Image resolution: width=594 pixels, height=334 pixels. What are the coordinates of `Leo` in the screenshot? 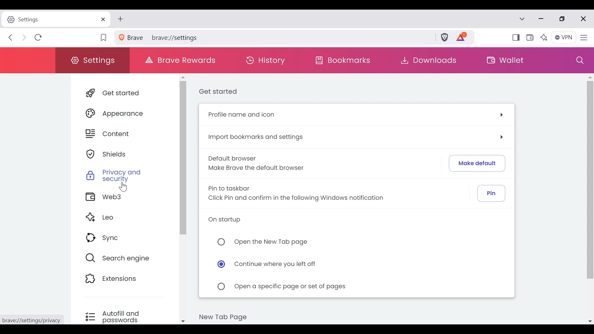 It's located at (123, 218).